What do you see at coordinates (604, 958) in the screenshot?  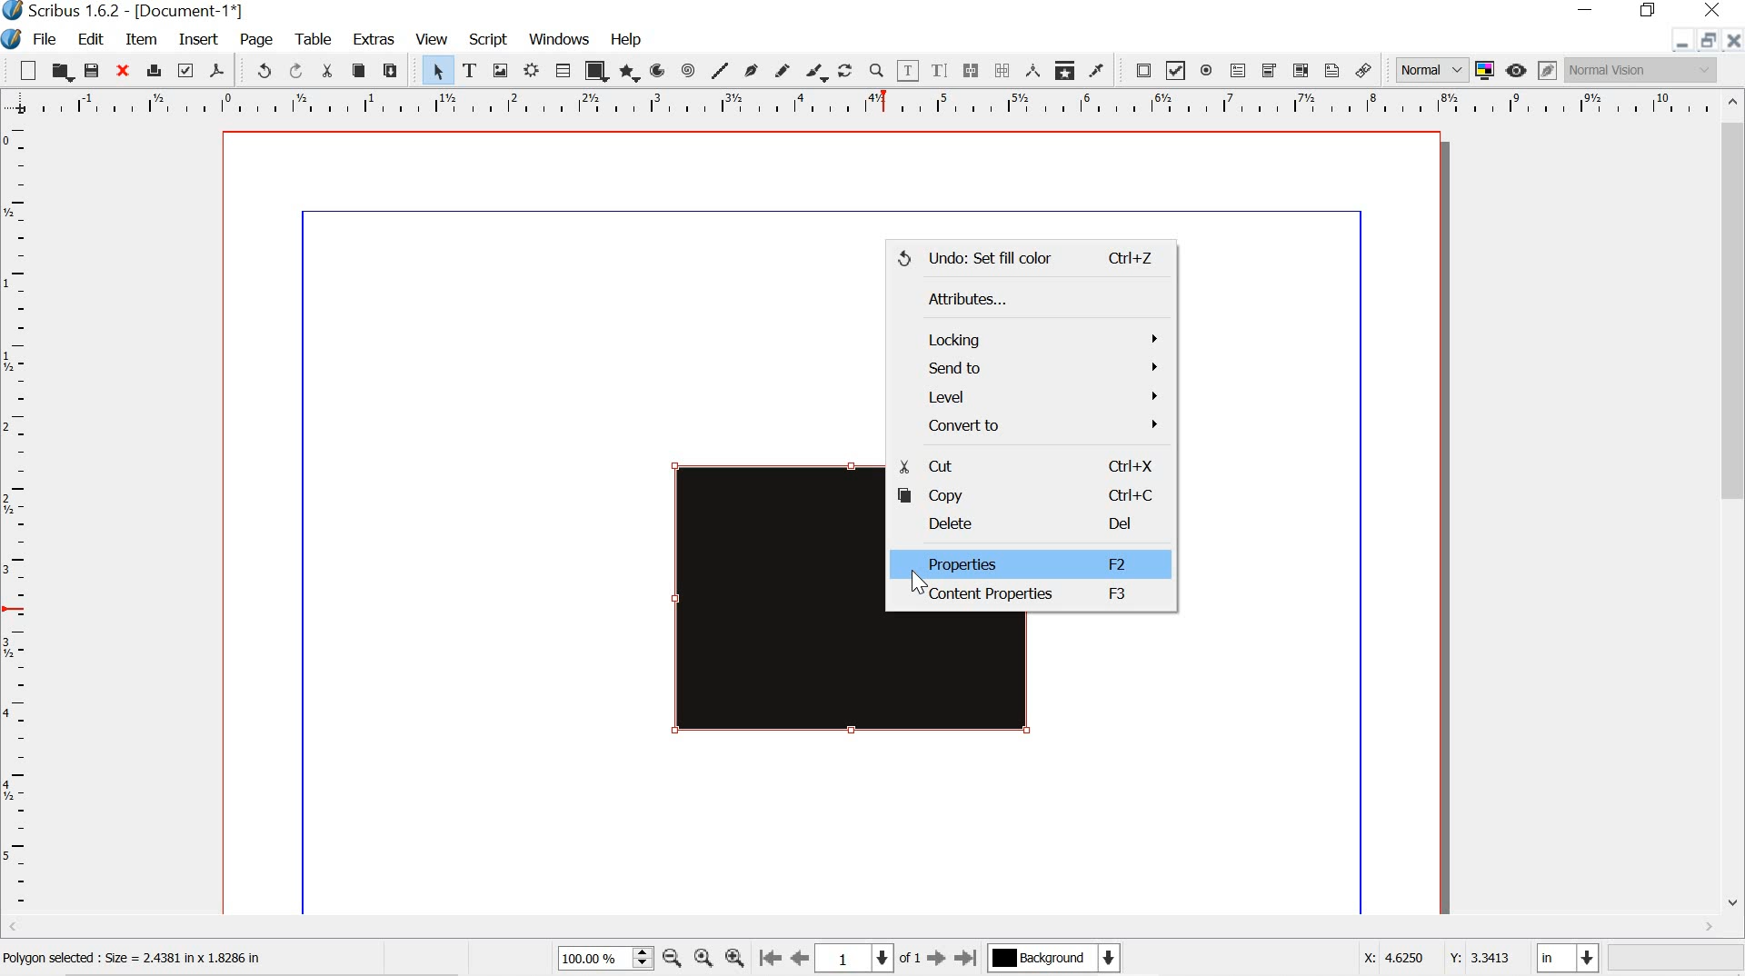 I see `100.00%` at bounding box center [604, 958].